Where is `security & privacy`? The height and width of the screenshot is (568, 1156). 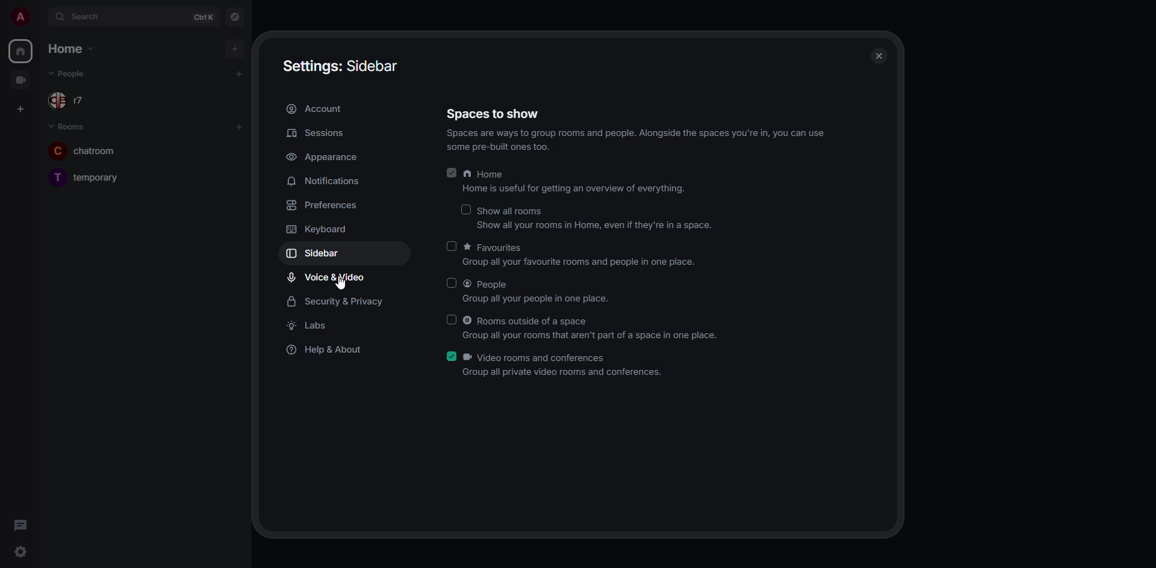 security & privacy is located at coordinates (338, 300).